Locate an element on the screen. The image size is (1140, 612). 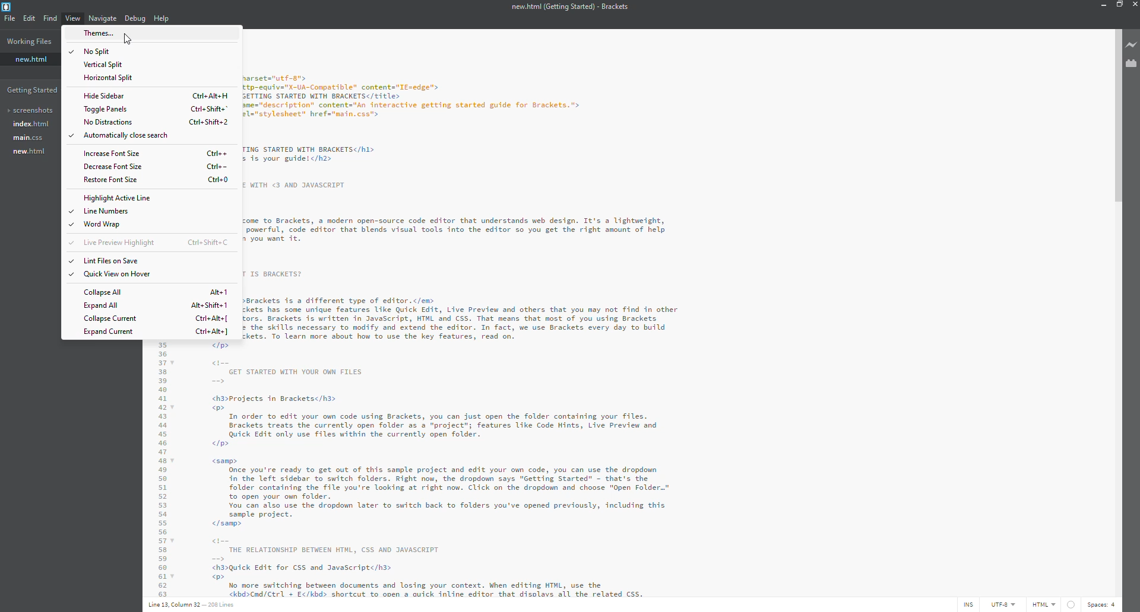
utf is located at coordinates (1005, 604).